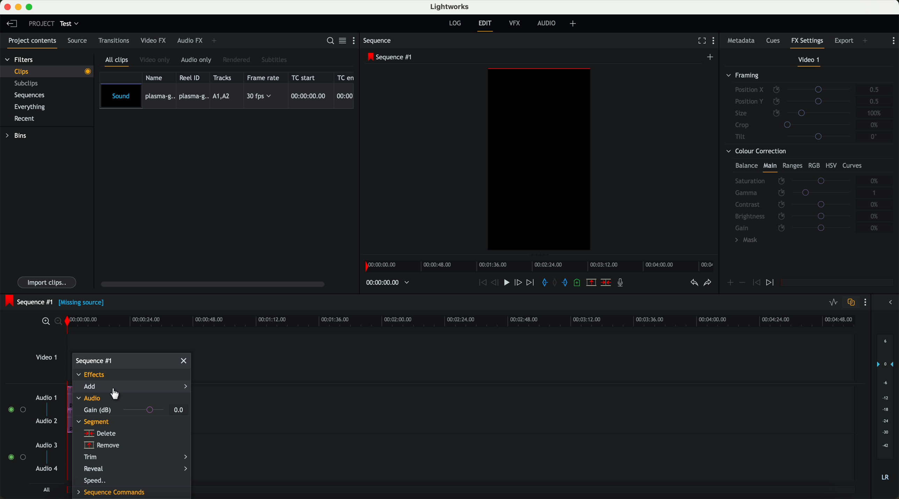 Image resolution: width=899 pixels, height=499 pixels. What do you see at coordinates (741, 41) in the screenshot?
I see `metadata` at bounding box center [741, 41].